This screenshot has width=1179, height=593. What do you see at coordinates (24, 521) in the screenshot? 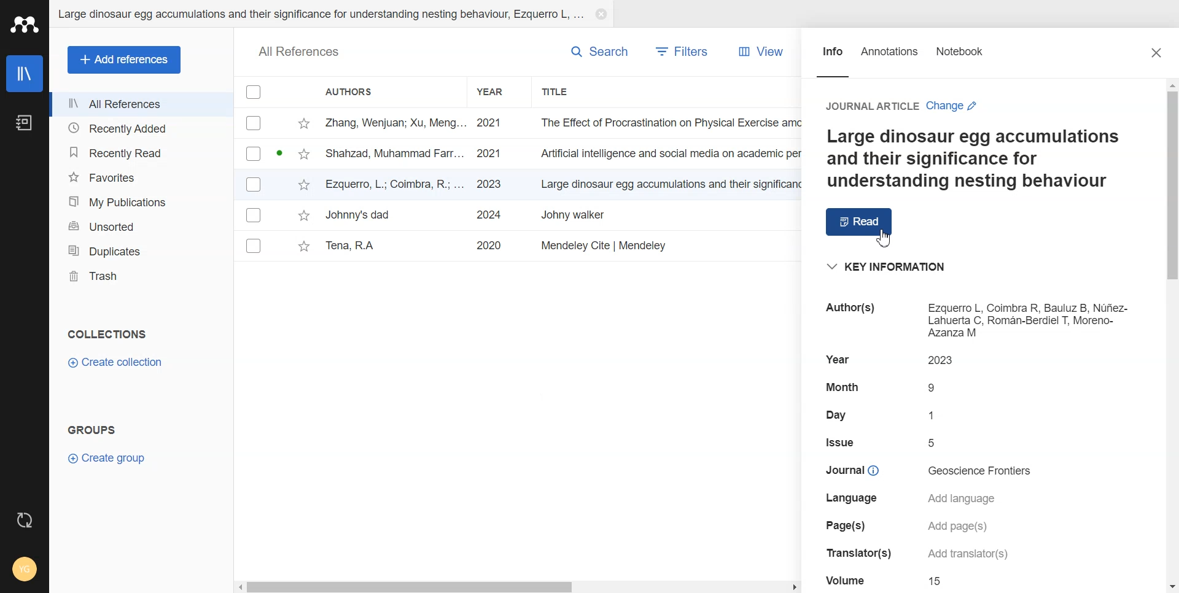
I see `Auto sync` at bounding box center [24, 521].